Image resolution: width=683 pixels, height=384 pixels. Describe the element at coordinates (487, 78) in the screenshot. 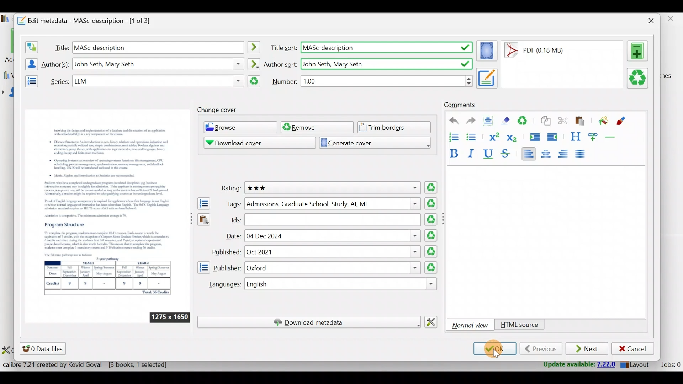

I see `` at that location.